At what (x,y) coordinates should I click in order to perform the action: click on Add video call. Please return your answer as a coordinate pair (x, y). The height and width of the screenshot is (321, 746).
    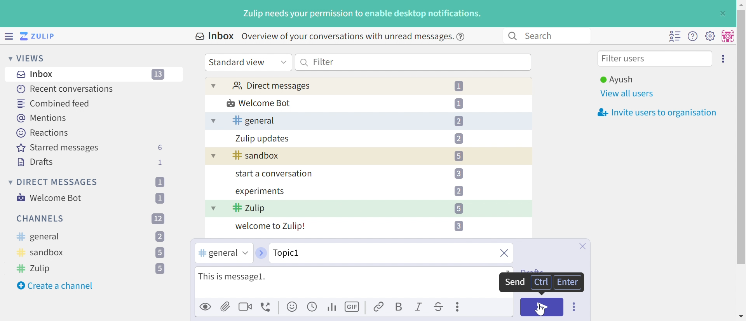
    Looking at the image, I should click on (245, 306).